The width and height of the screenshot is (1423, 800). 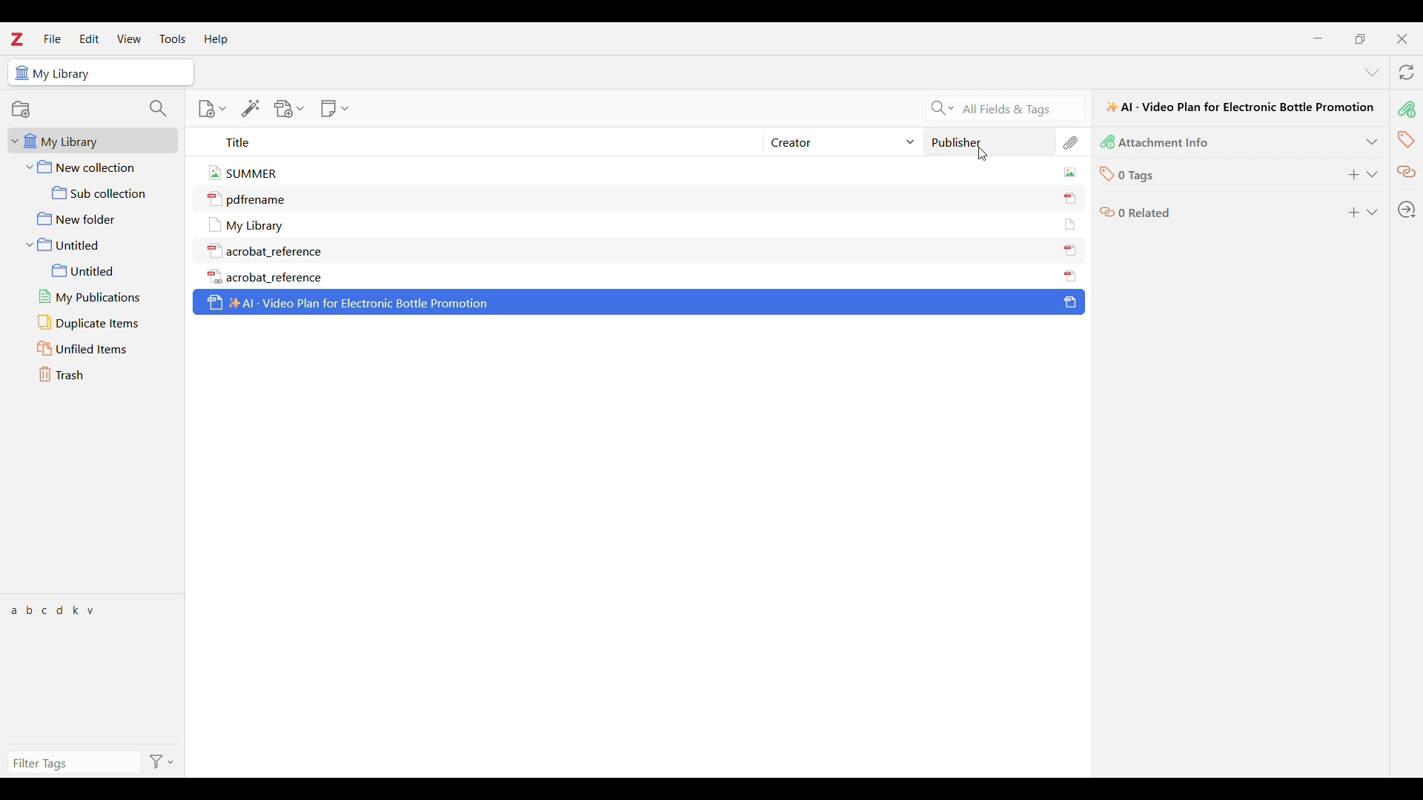 I want to click on summer, so click(x=244, y=174).